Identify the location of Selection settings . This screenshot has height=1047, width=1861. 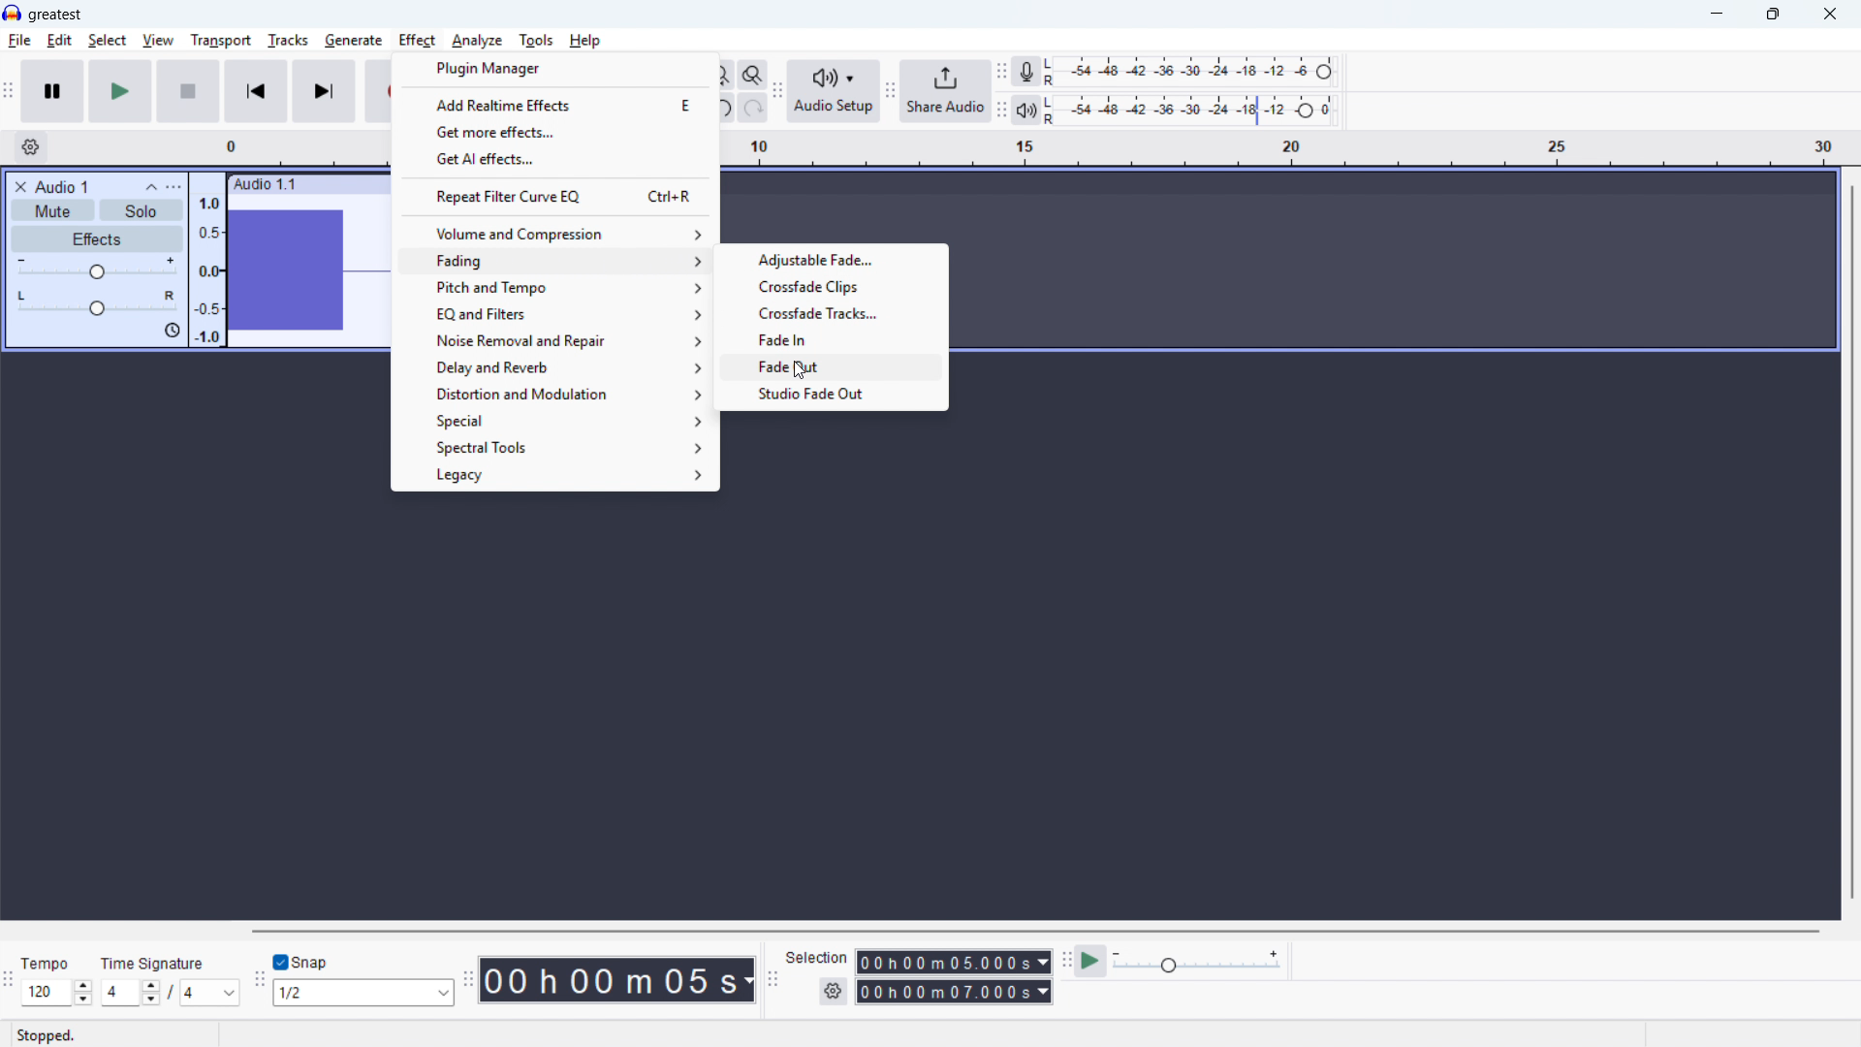
(835, 991).